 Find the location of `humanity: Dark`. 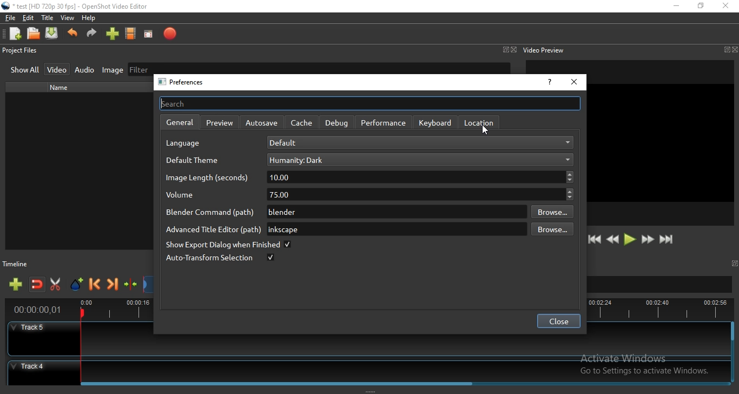

humanity: Dark is located at coordinates (418, 160).